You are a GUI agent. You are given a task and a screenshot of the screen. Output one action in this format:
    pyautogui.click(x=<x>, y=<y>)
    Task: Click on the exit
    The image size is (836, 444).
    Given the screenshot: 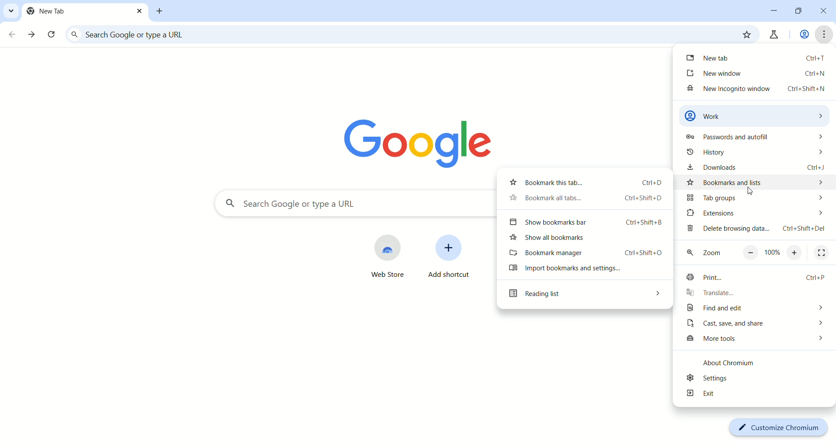 What is the action you would take?
    pyautogui.click(x=754, y=395)
    